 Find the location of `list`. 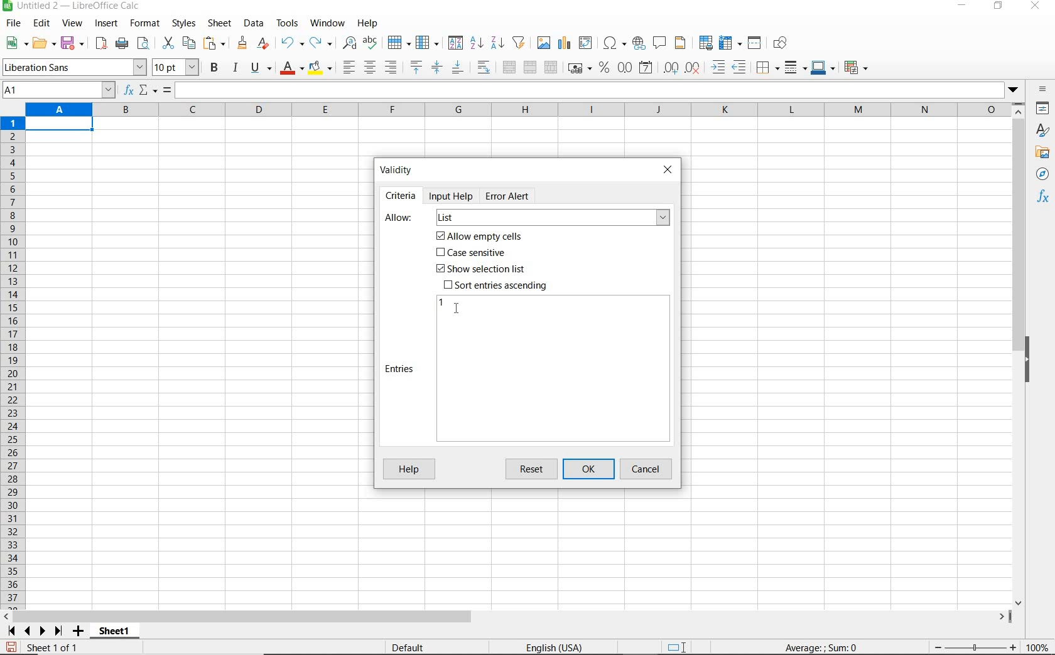

list is located at coordinates (552, 218).